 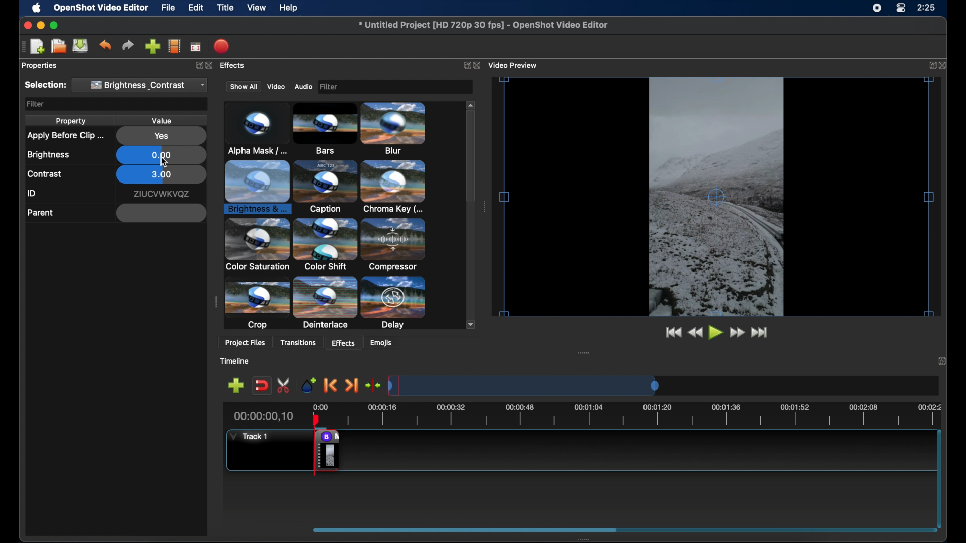 What do you see at coordinates (396, 302) in the screenshot?
I see `hue` at bounding box center [396, 302].